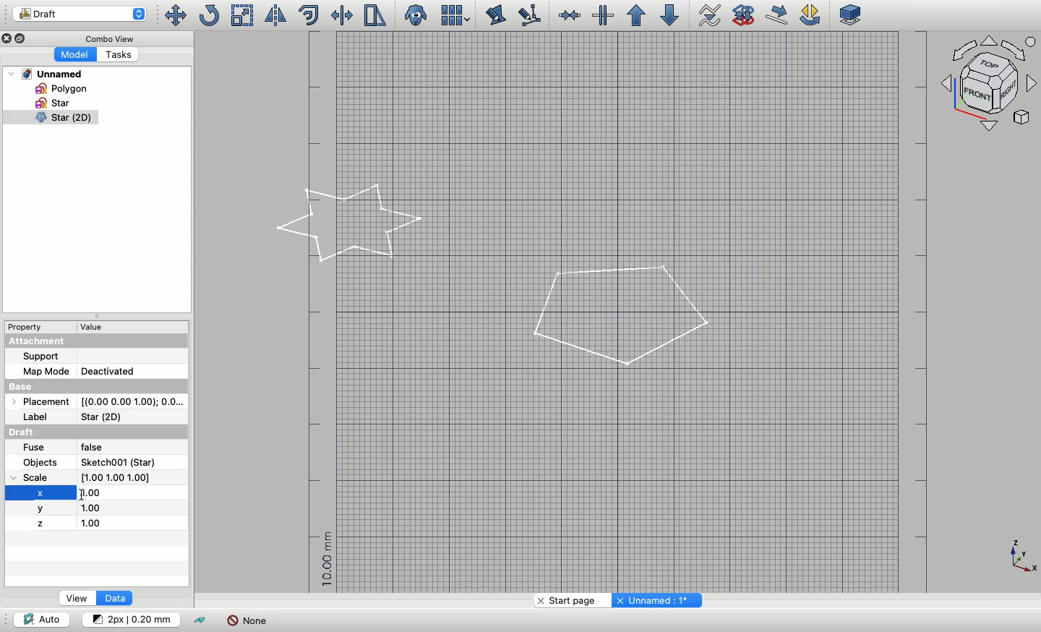  I want to click on Move, so click(174, 15).